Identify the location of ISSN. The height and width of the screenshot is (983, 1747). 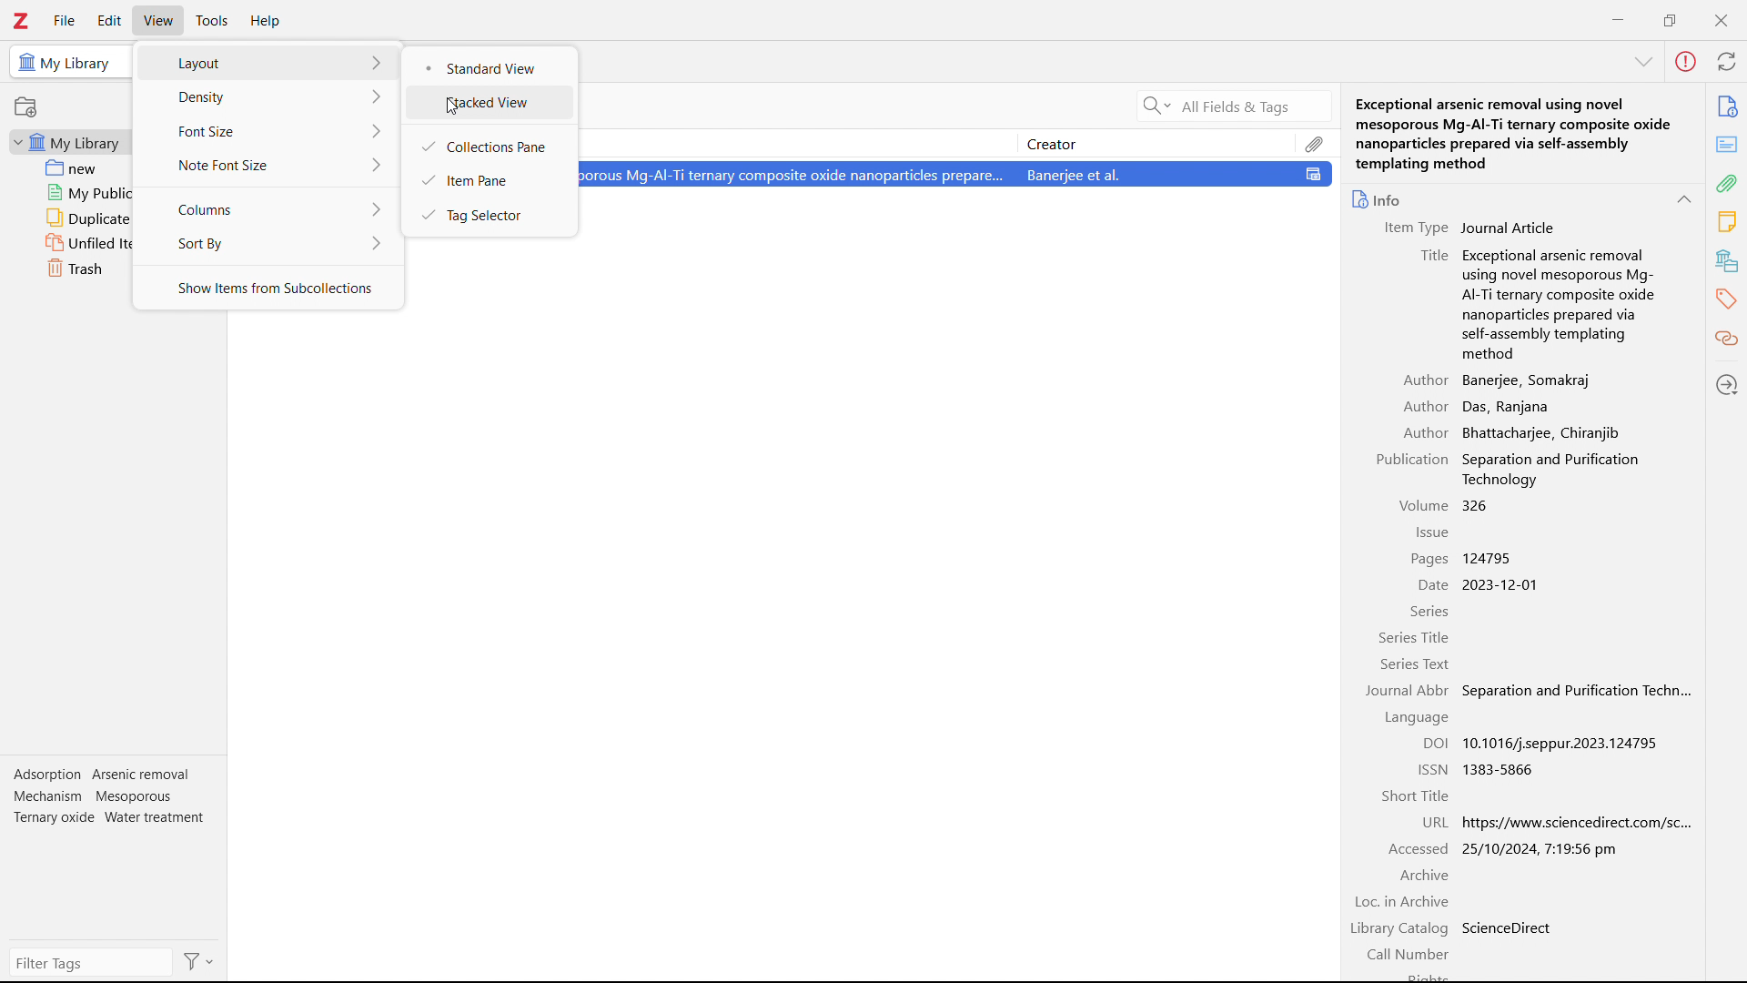
(1432, 768).